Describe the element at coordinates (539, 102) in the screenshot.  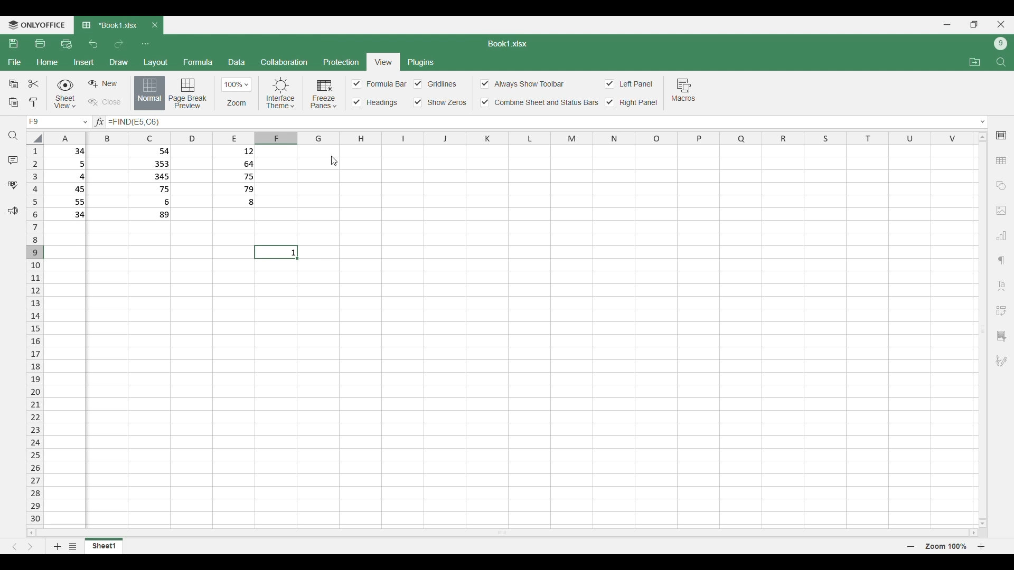
I see `Combine sheet and status bar toggle` at that location.